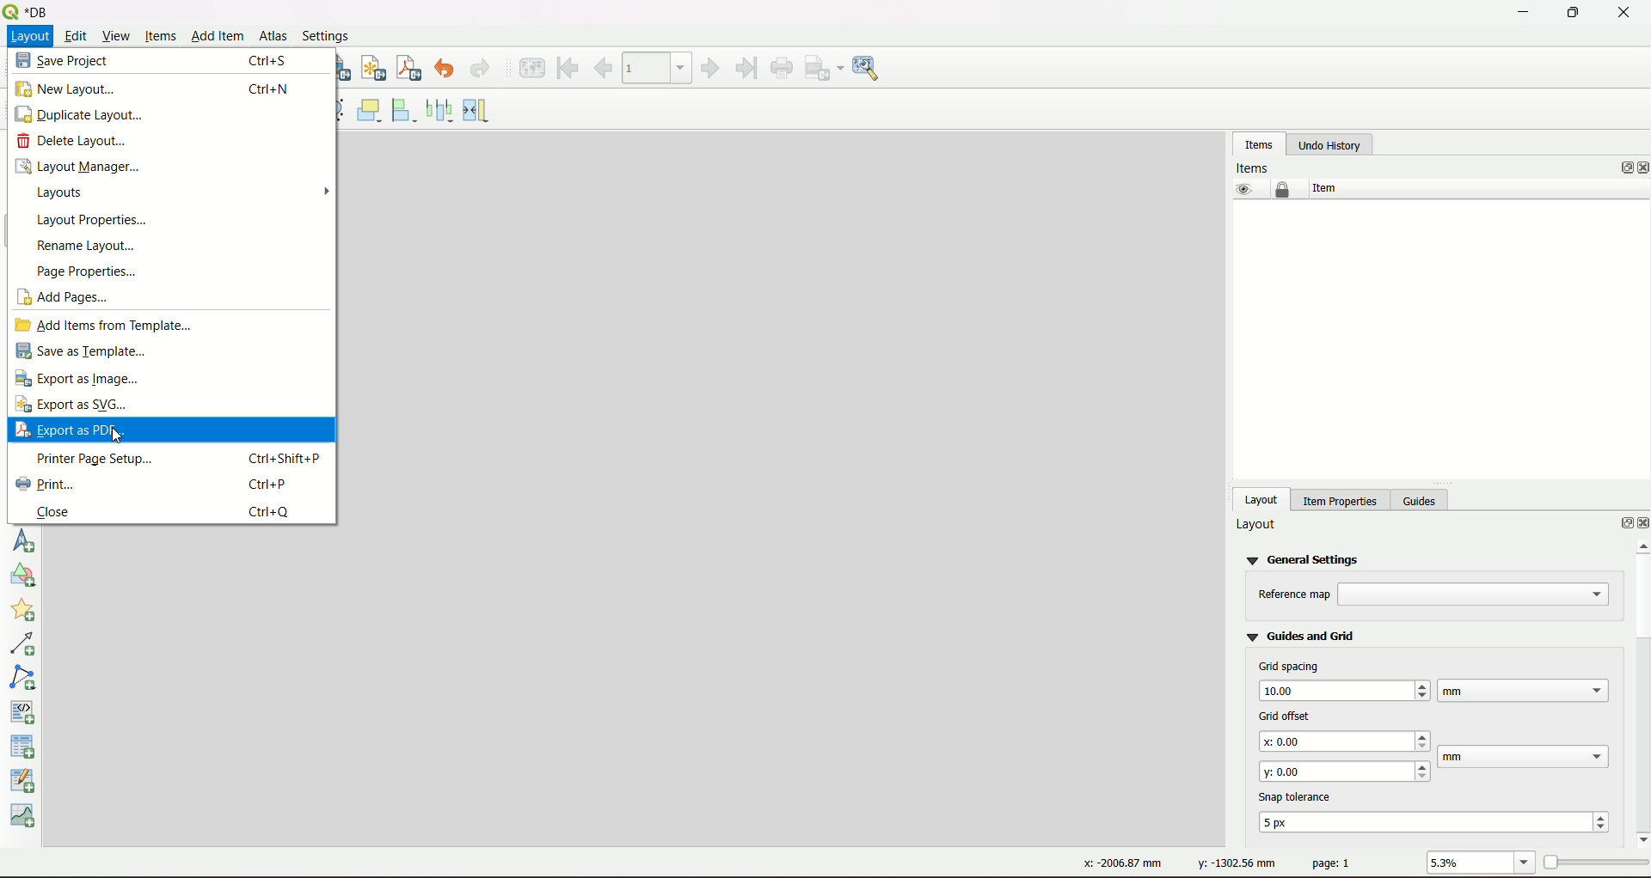  Describe the element at coordinates (657, 66) in the screenshot. I see `atlas toolbar` at that location.